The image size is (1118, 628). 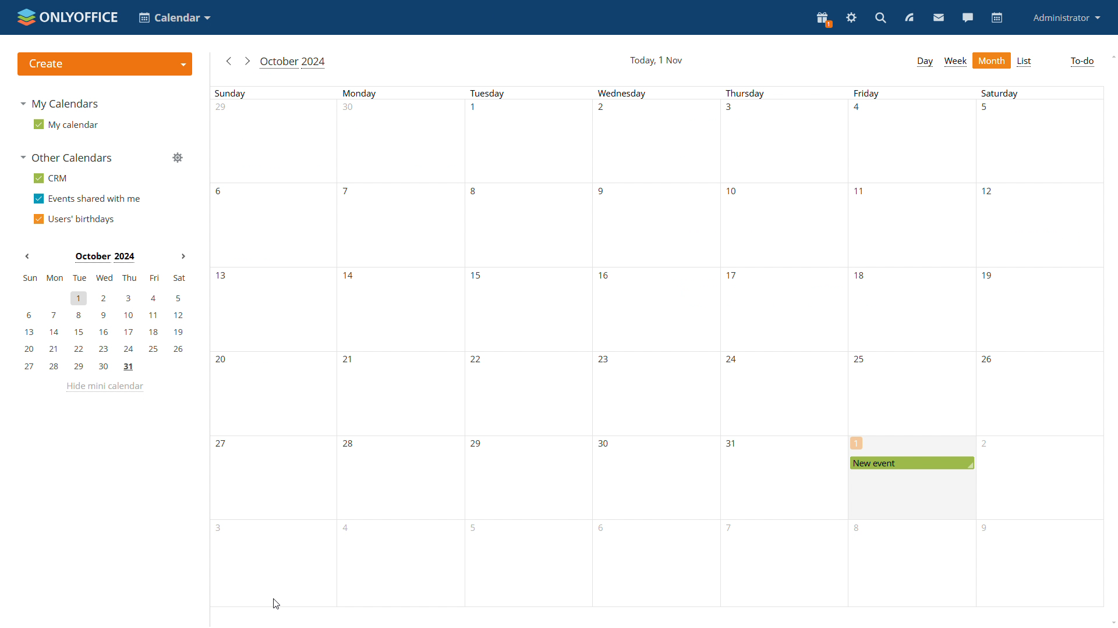 What do you see at coordinates (997, 18) in the screenshot?
I see `calendar` at bounding box center [997, 18].